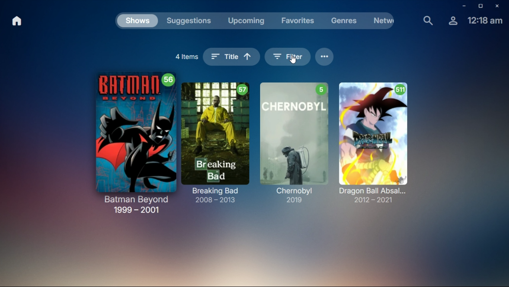 Image resolution: width=509 pixels, height=287 pixels. What do you see at coordinates (288, 57) in the screenshot?
I see `filter` at bounding box center [288, 57].